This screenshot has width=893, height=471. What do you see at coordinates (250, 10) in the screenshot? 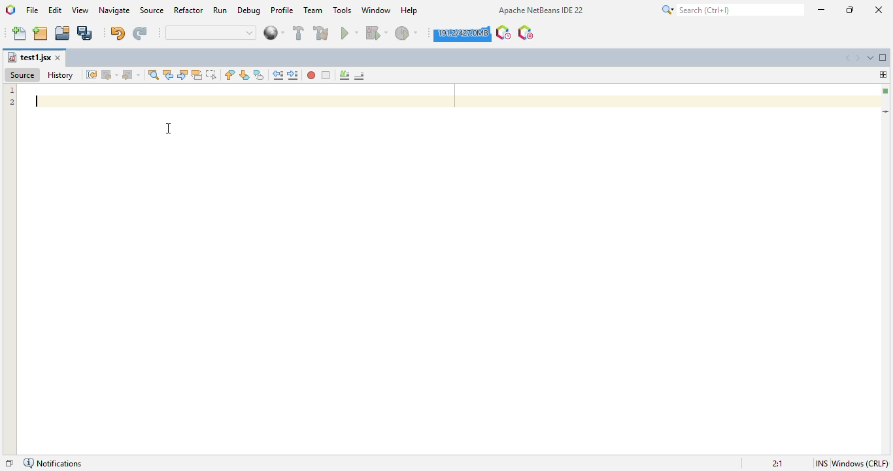
I see `debug` at bounding box center [250, 10].